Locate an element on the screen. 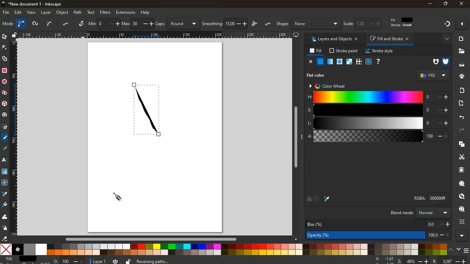  square is located at coordinates (4, 71).